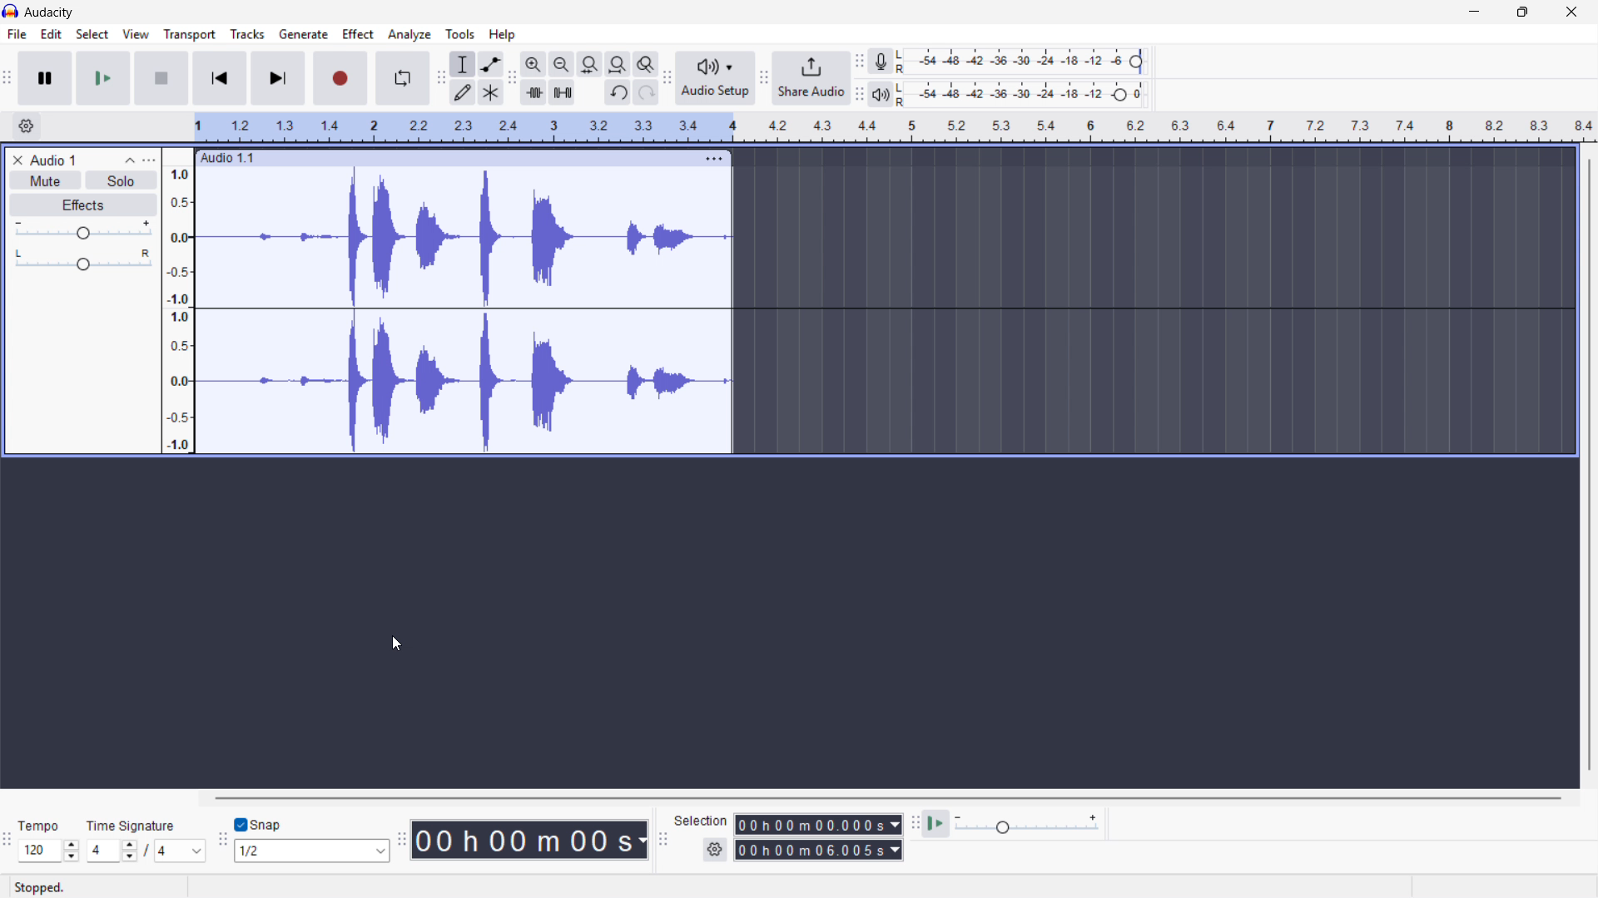 This screenshot has width=1598, height=898. What do you see at coordinates (1572, 12) in the screenshot?
I see `Close` at bounding box center [1572, 12].